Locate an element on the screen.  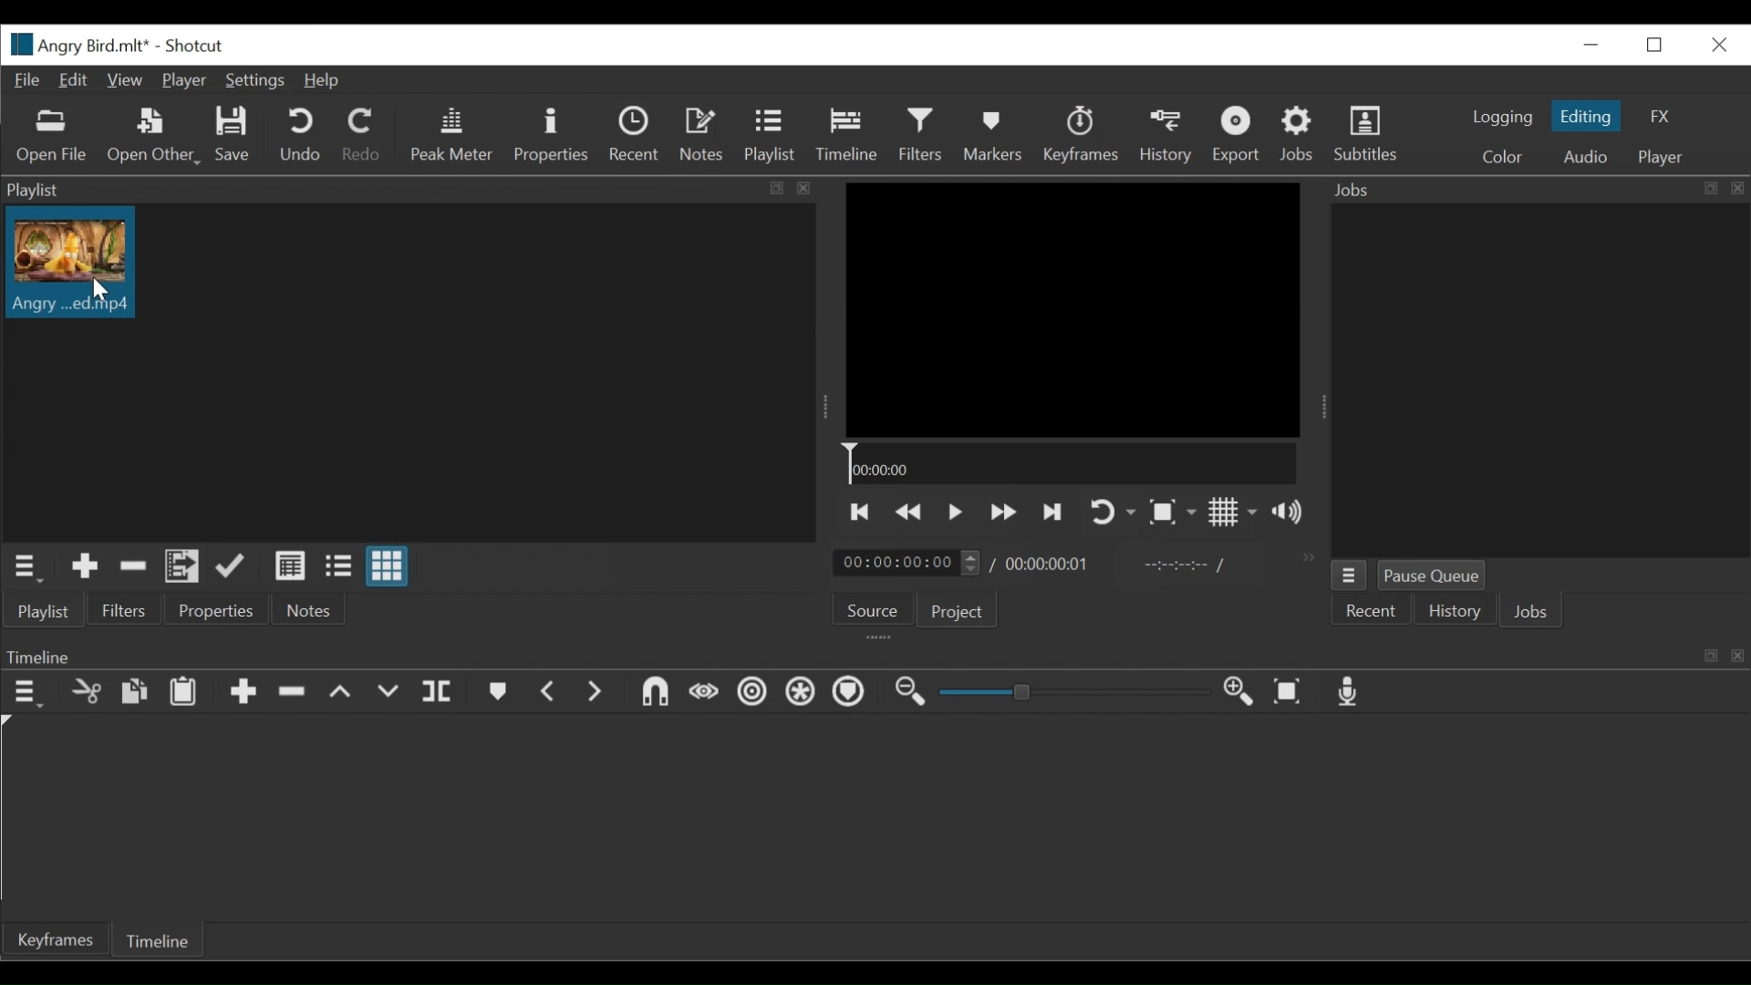
Cursor is located at coordinates (857, 140).